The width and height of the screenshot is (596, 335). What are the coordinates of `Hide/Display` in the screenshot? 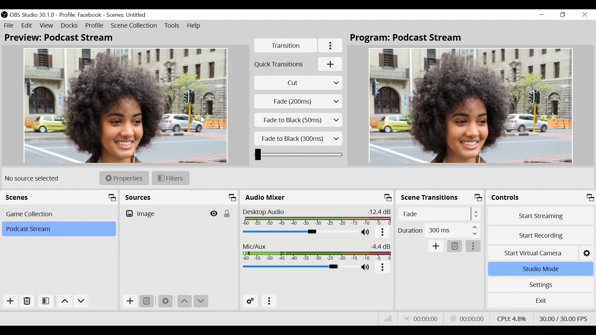 It's located at (214, 215).